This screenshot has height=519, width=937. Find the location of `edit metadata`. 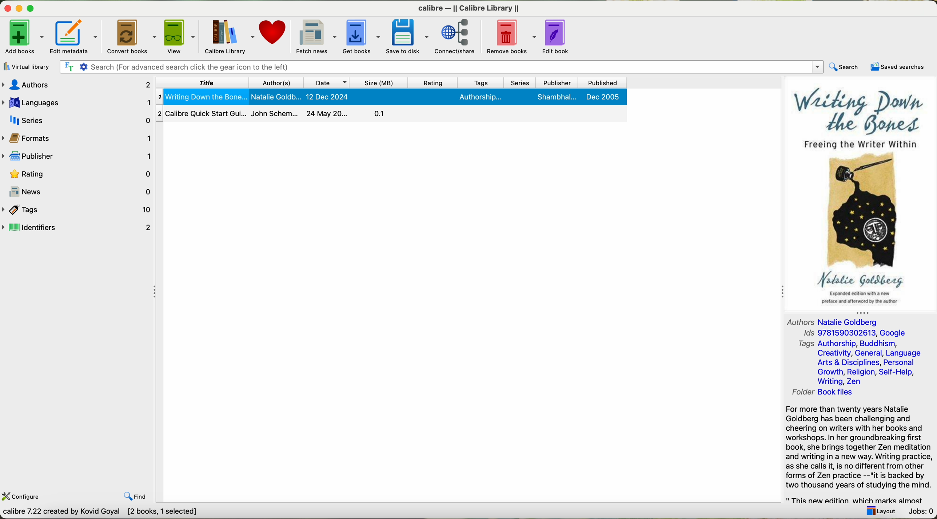

edit metadata is located at coordinates (77, 35).